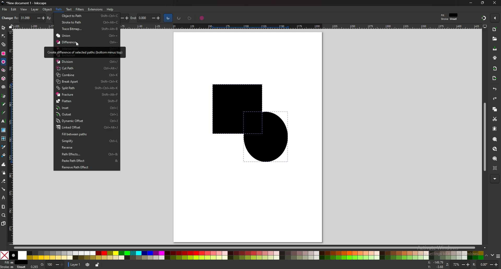 This screenshot has width=501, height=269. Describe the element at coordinates (482, 3) in the screenshot. I see `resize` at that location.